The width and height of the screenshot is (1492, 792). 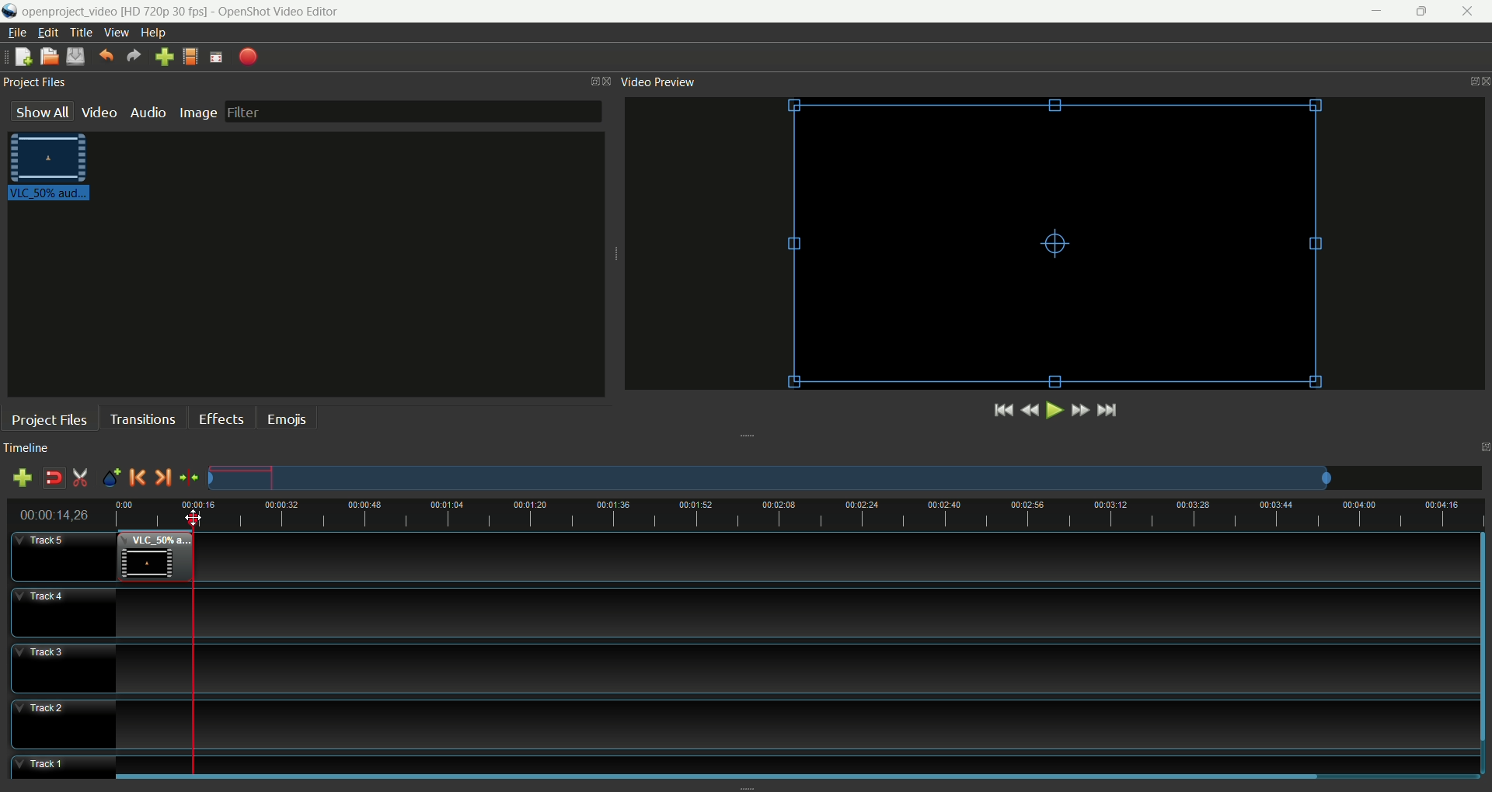 I want to click on title, so click(x=81, y=33).